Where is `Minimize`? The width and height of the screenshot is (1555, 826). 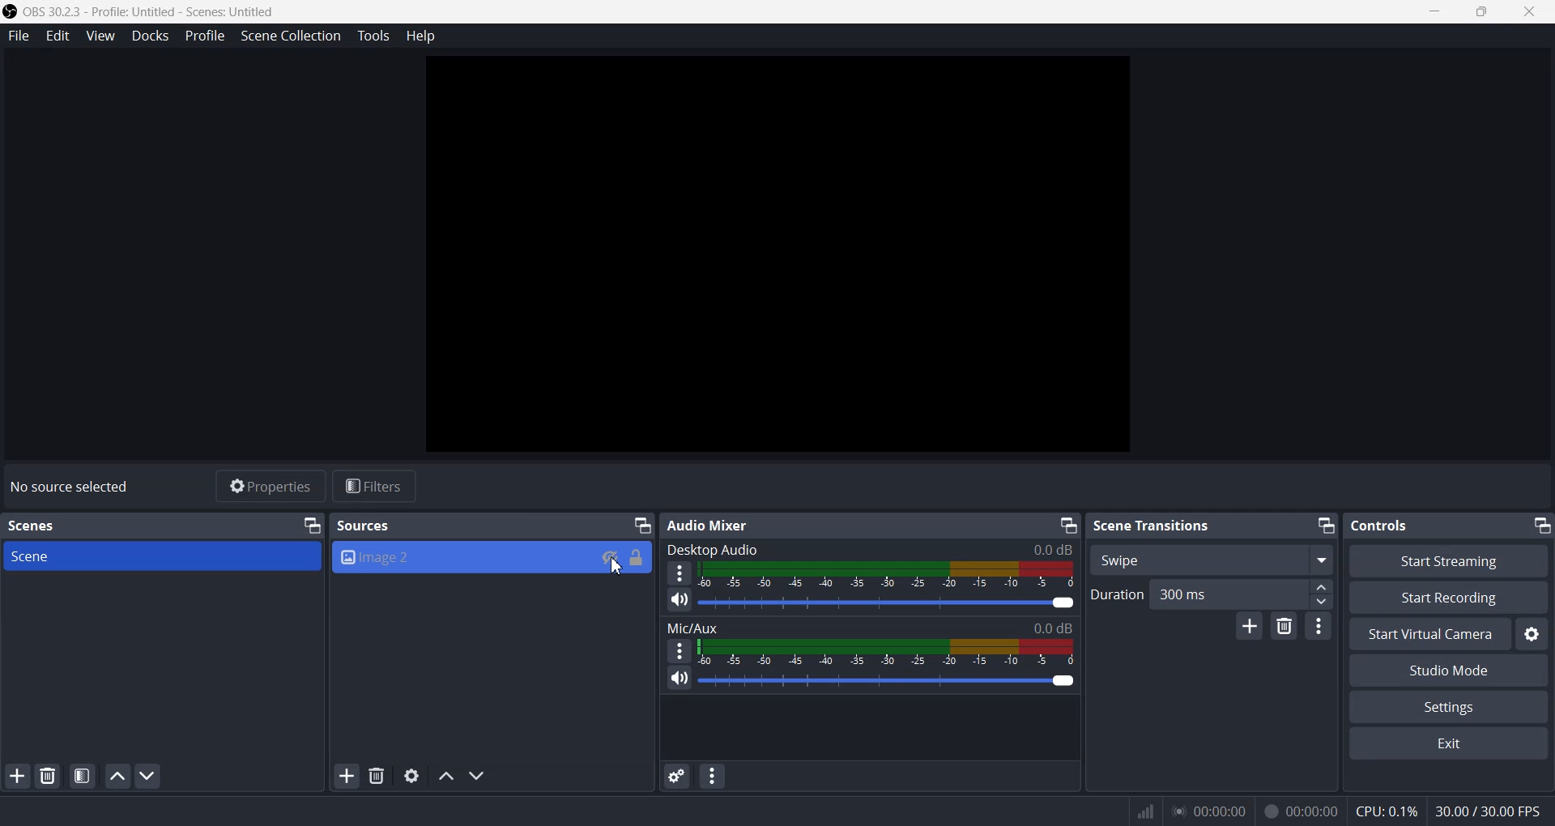 Minimize is located at coordinates (307, 524).